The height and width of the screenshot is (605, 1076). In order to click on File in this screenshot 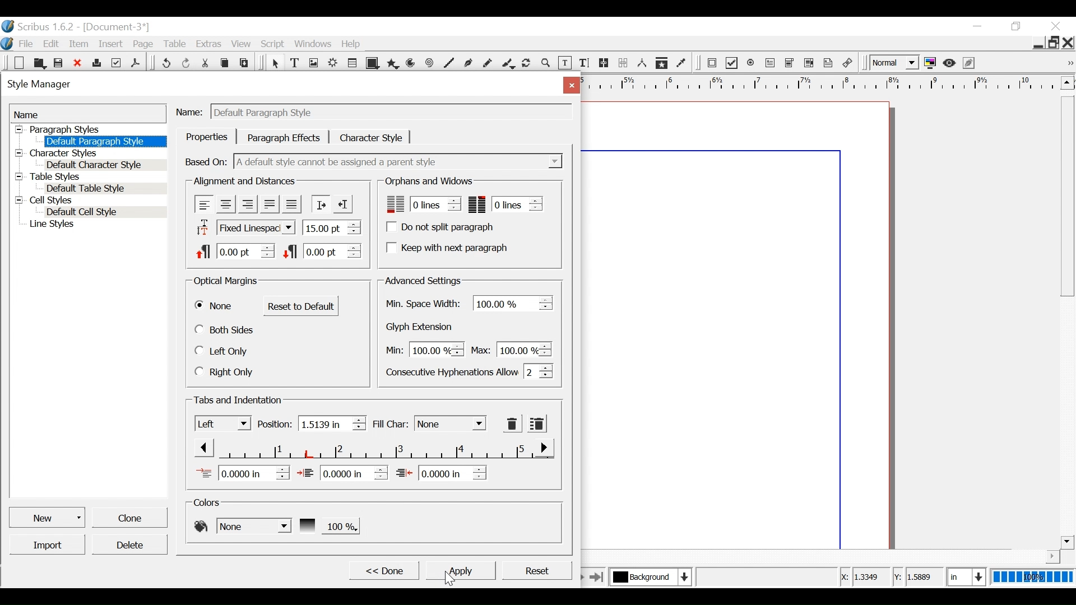, I will do `click(26, 44)`.